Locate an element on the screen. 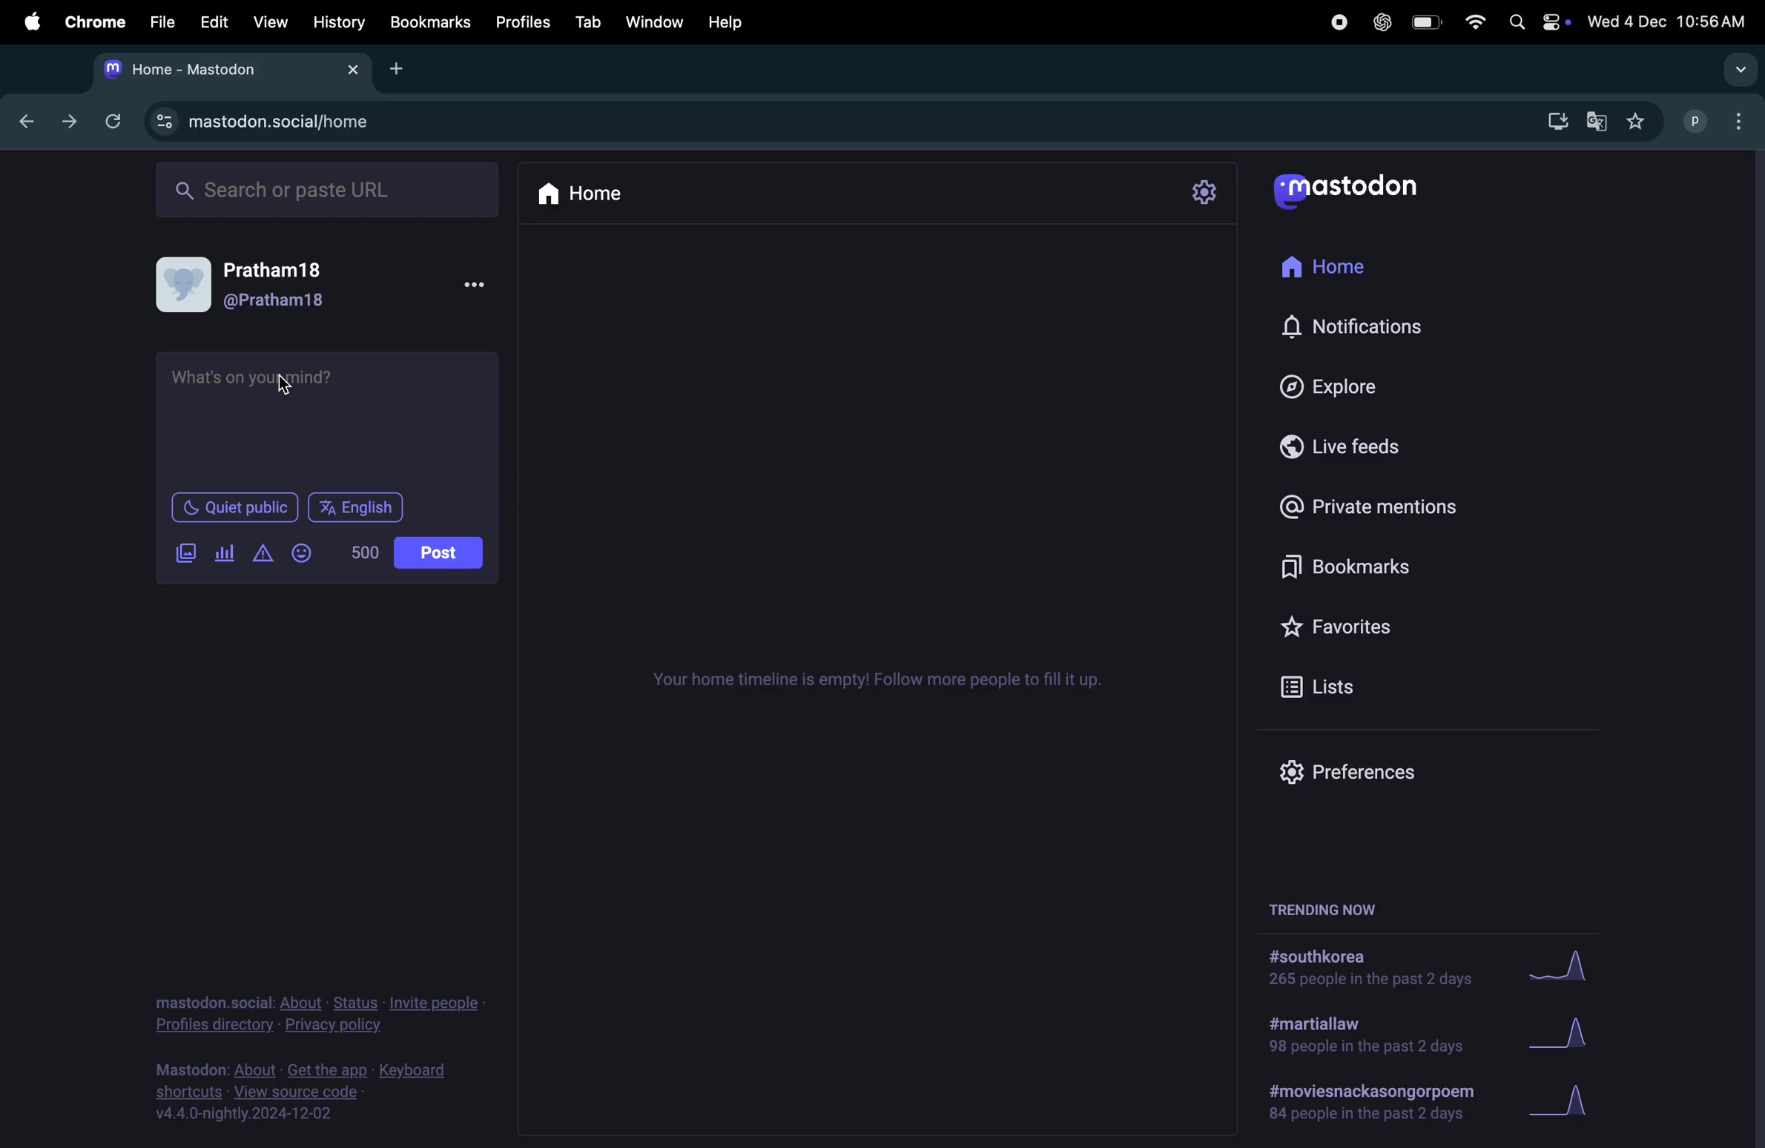 This screenshot has height=1148, width=1765. book marks is located at coordinates (1370, 561).